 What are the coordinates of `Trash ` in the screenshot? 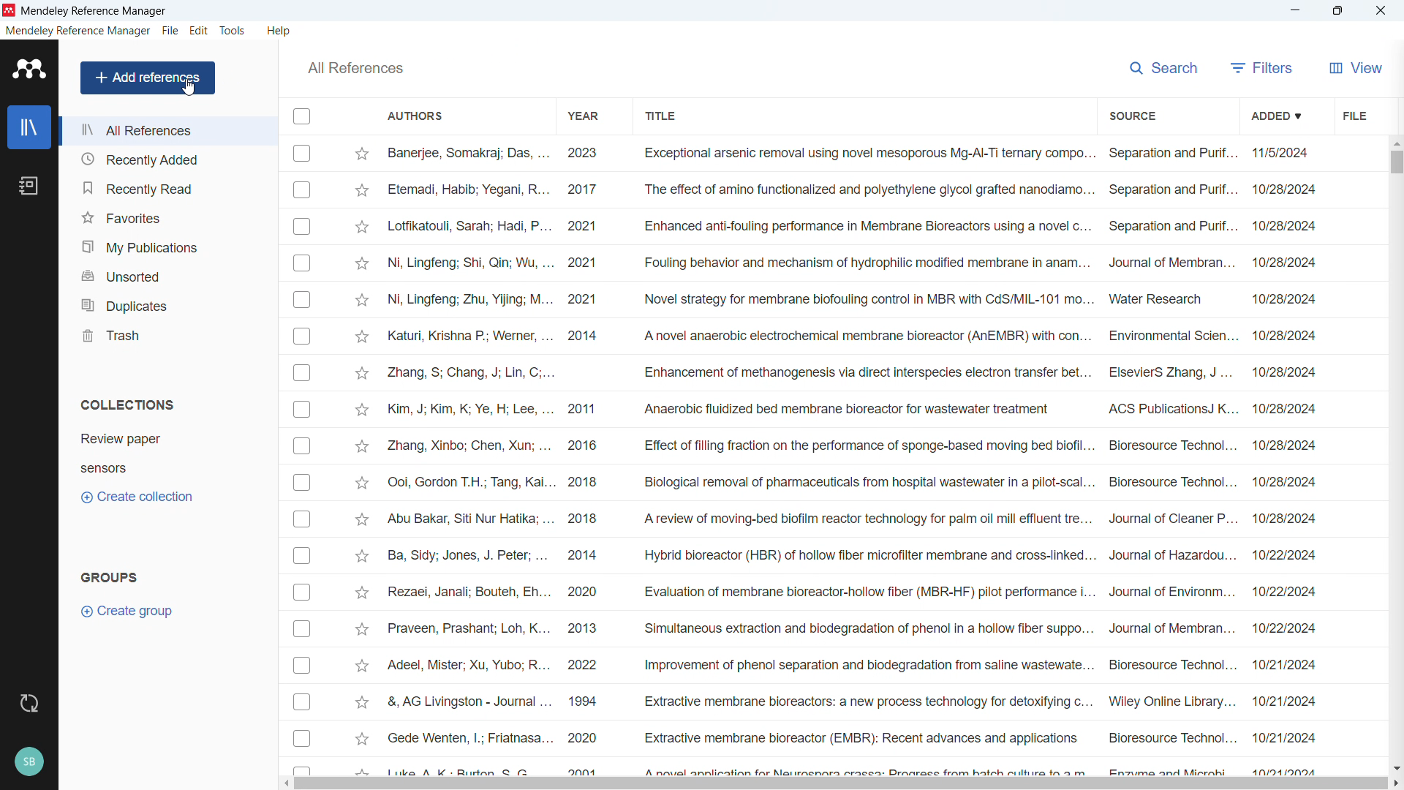 It's located at (167, 334).